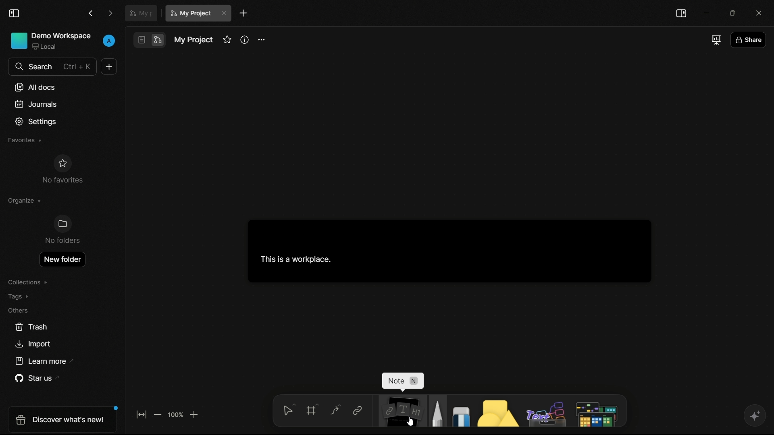 The width and height of the screenshot is (774, 435). What do you see at coordinates (109, 40) in the screenshot?
I see `profile` at bounding box center [109, 40].